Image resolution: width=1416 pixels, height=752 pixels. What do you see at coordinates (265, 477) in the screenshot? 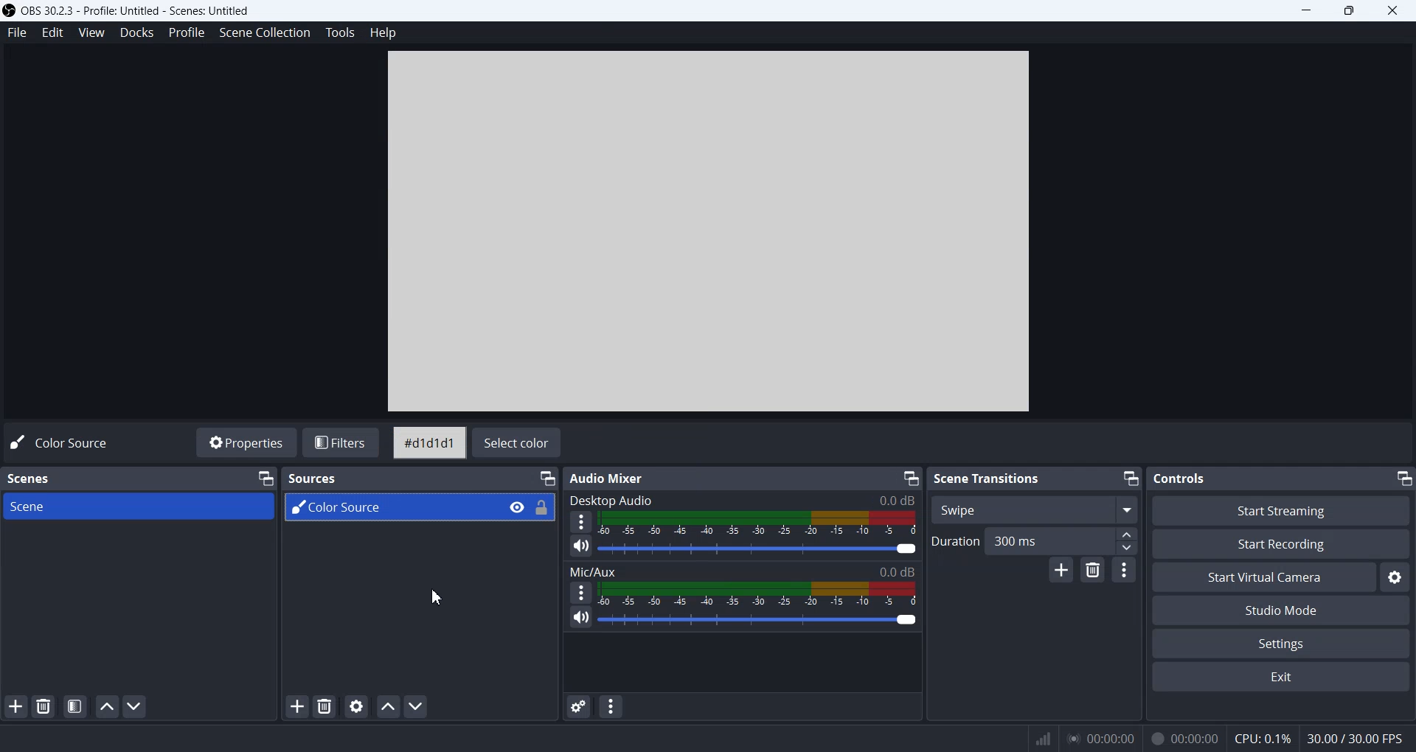
I see `Minimize` at bounding box center [265, 477].